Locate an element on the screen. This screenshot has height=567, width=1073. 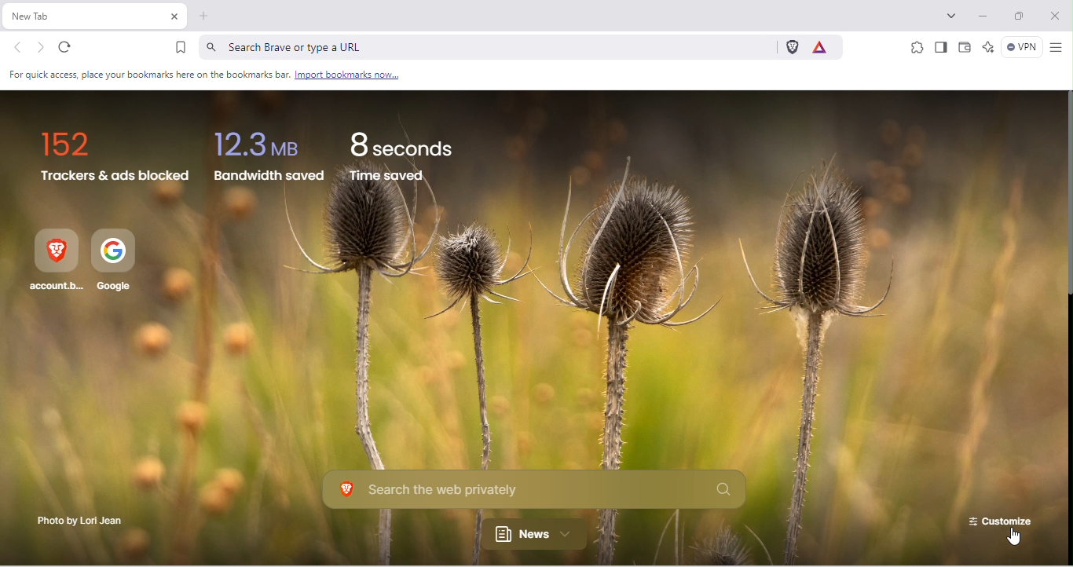
New tab is located at coordinates (204, 19).